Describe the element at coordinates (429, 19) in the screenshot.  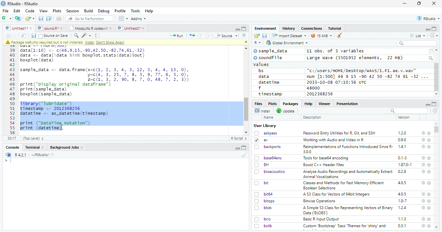
I see `RStudio` at that location.